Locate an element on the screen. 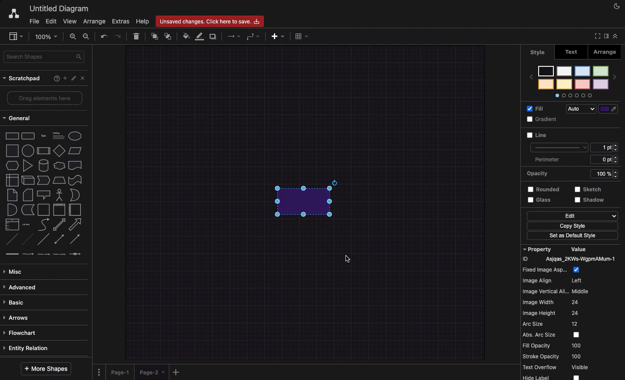 This screenshot has width=625, height=380. Ad is located at coordinates (279, 35).